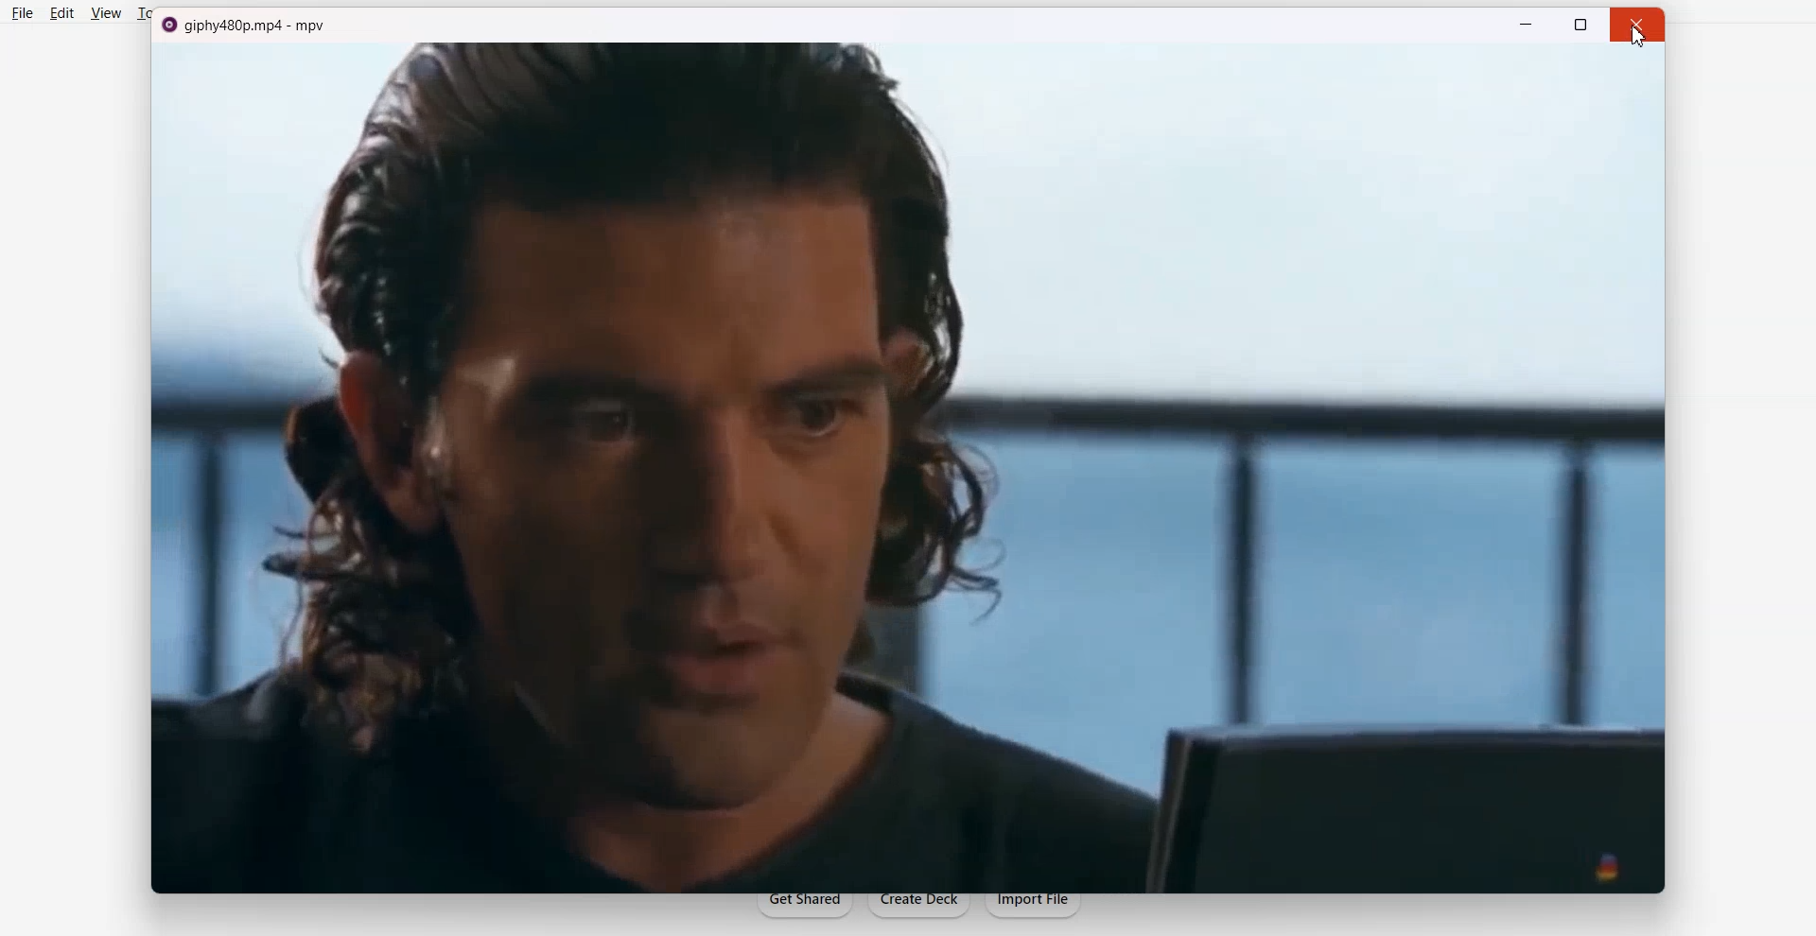 This screenshot has width=1816, height=936. What do you see at coordinates (1580, 25) in the screenshot?
I see `Maximize` at bounding box center [1580, 25].